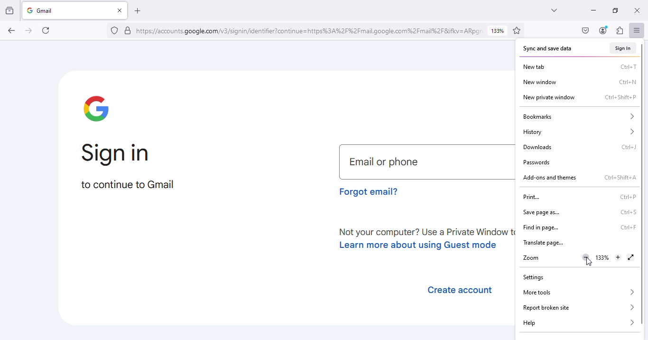 This screenshot has width=648, height=340. What do you see at coordinates (127, 166) in the screenshot?
I see `sign in to continue to Gmail` at bounding box center [127, 166].